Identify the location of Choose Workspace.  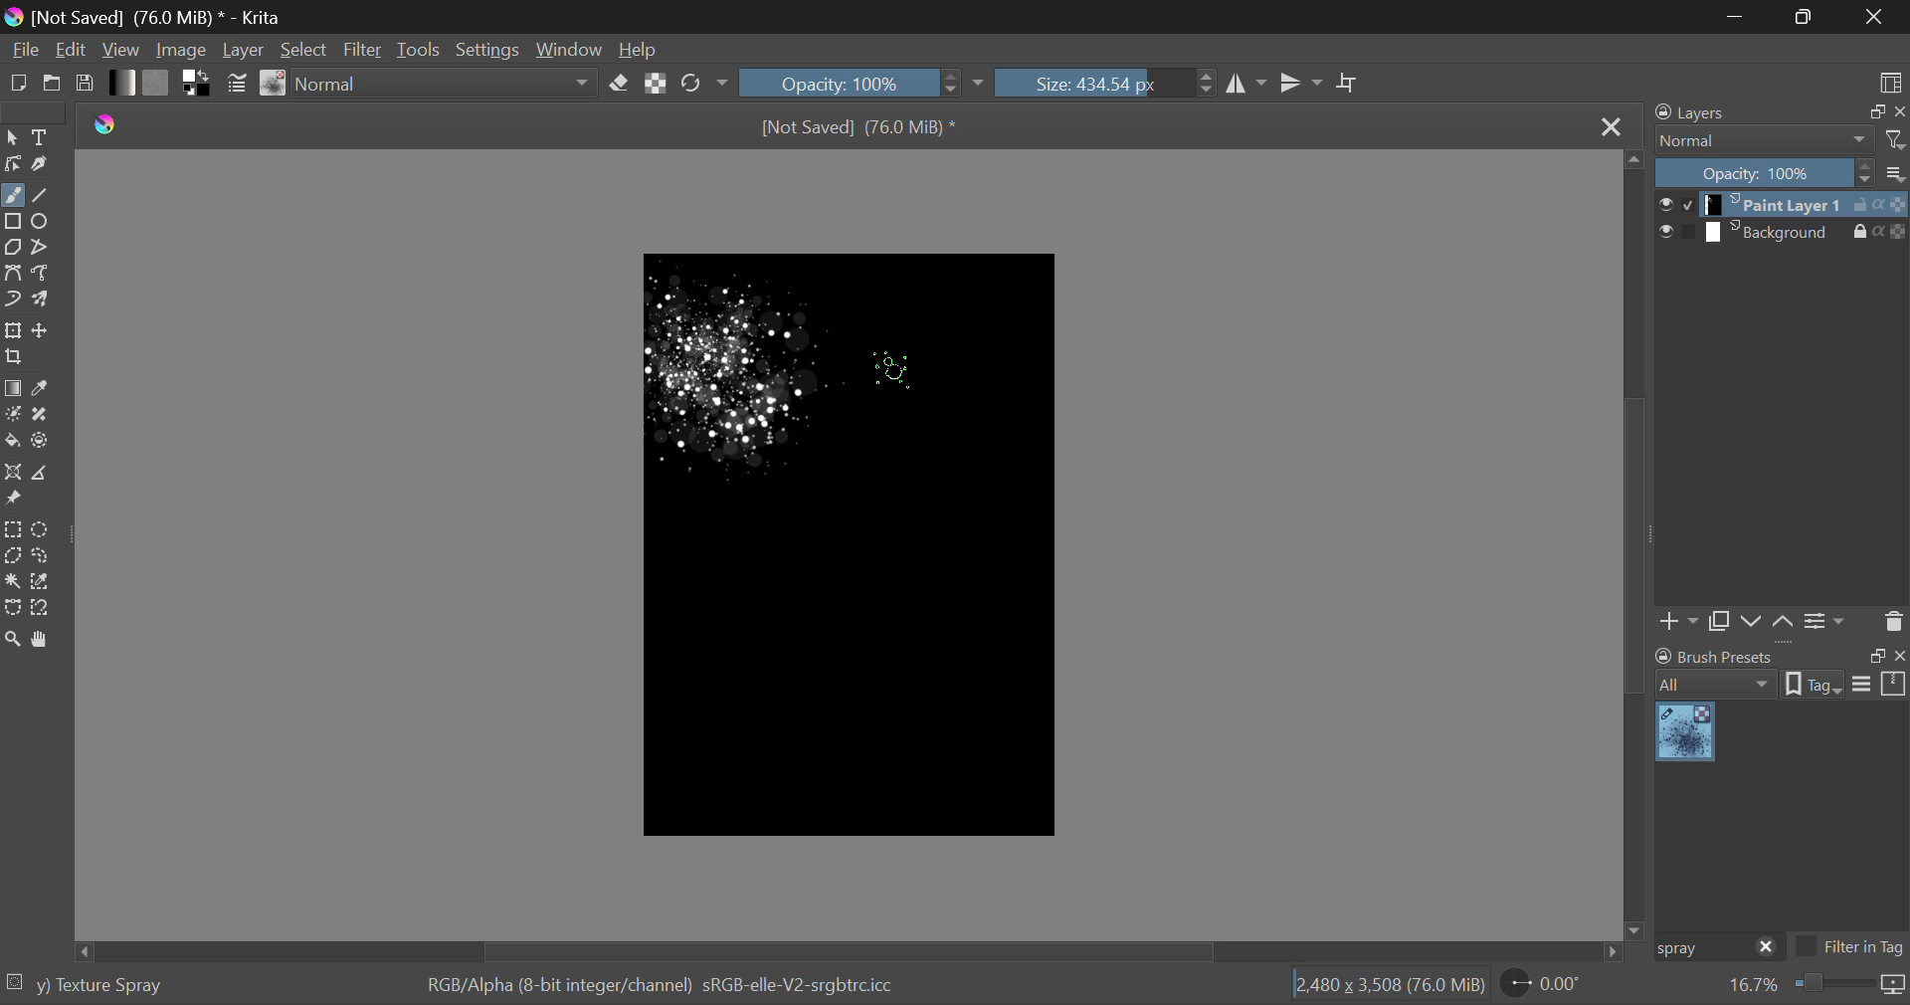
(1890, 82).